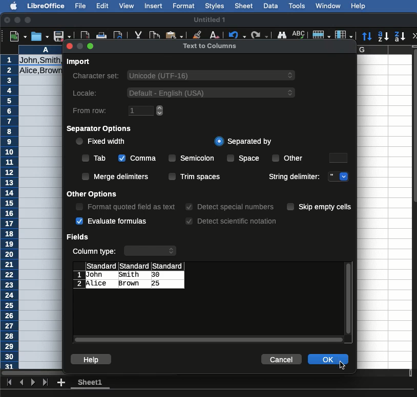  I want to click on Comma, so click(137, 159).